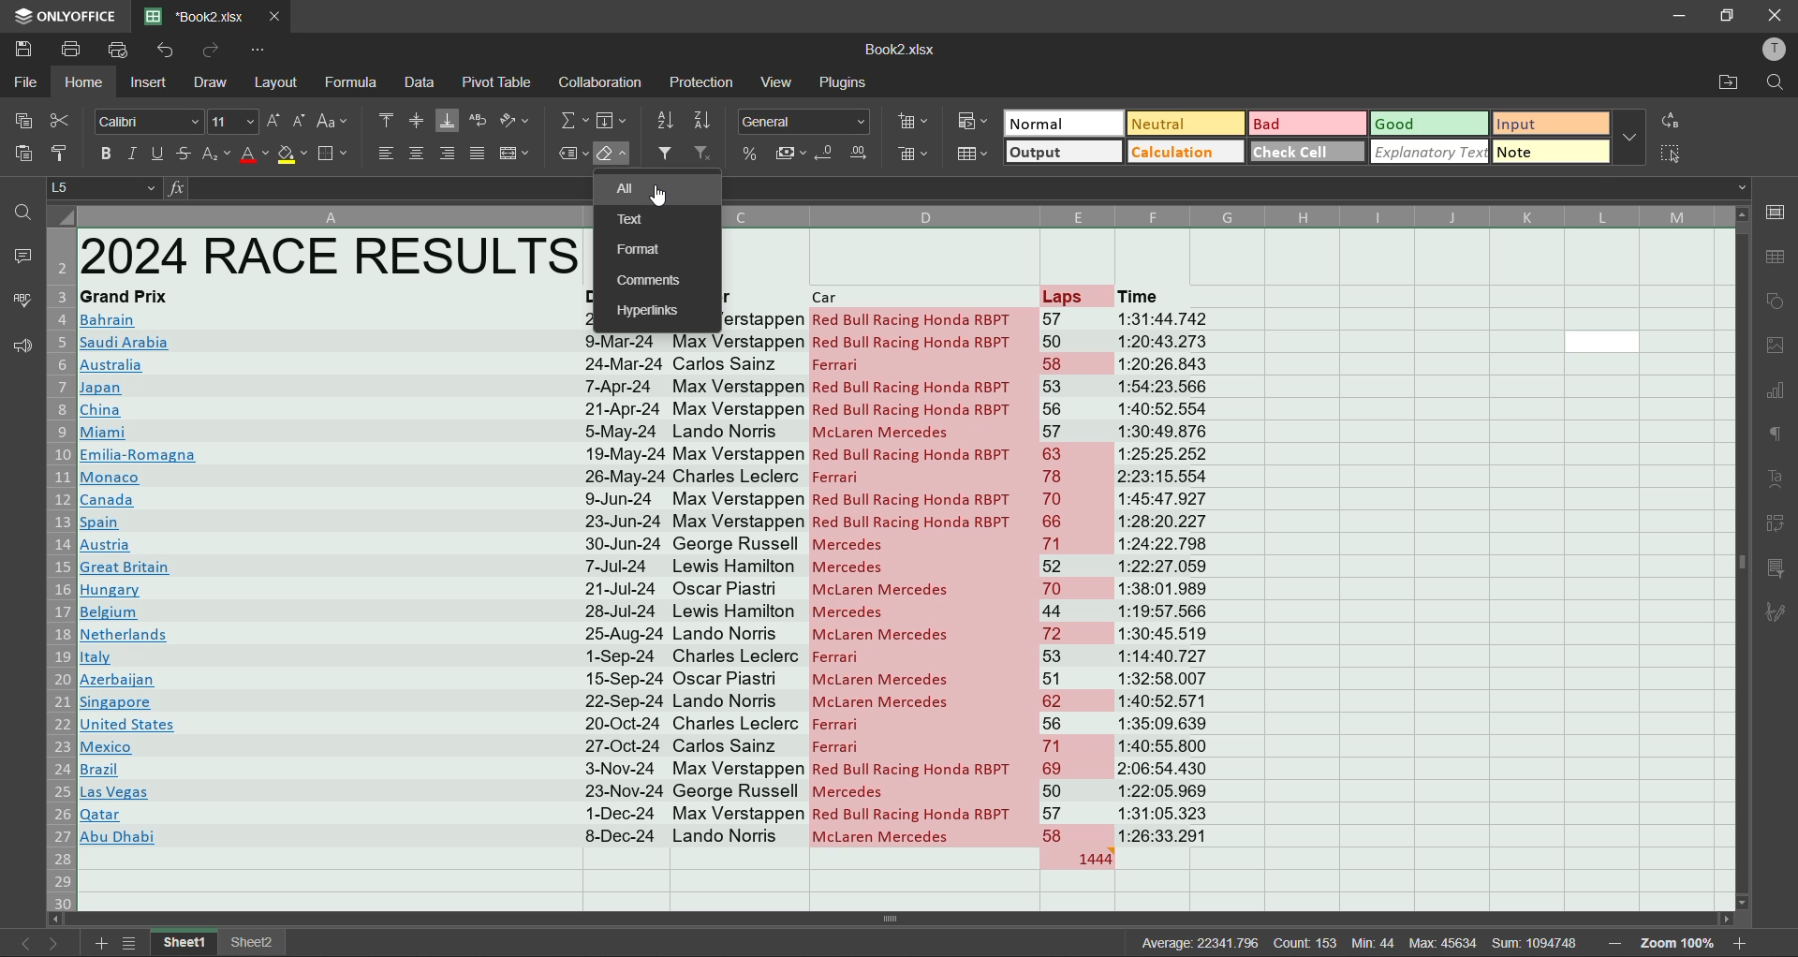 This screenshot has height=957, width=1798. Describe the element at coordinates (970, 120) in the screenshot. I see `conditional formatting` at that location.